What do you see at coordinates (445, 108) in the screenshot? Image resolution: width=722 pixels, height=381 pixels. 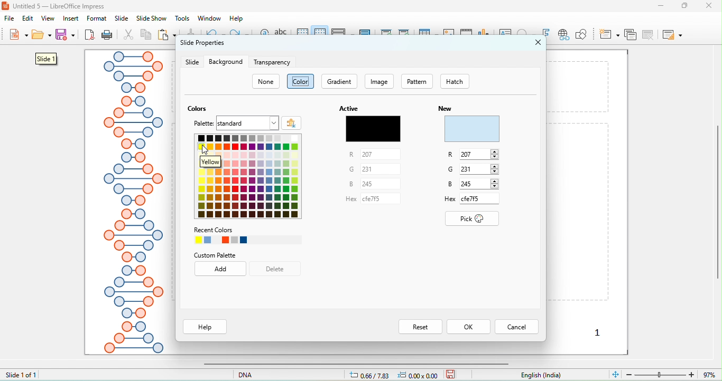 I see `New` at bounding box center [445, 108].